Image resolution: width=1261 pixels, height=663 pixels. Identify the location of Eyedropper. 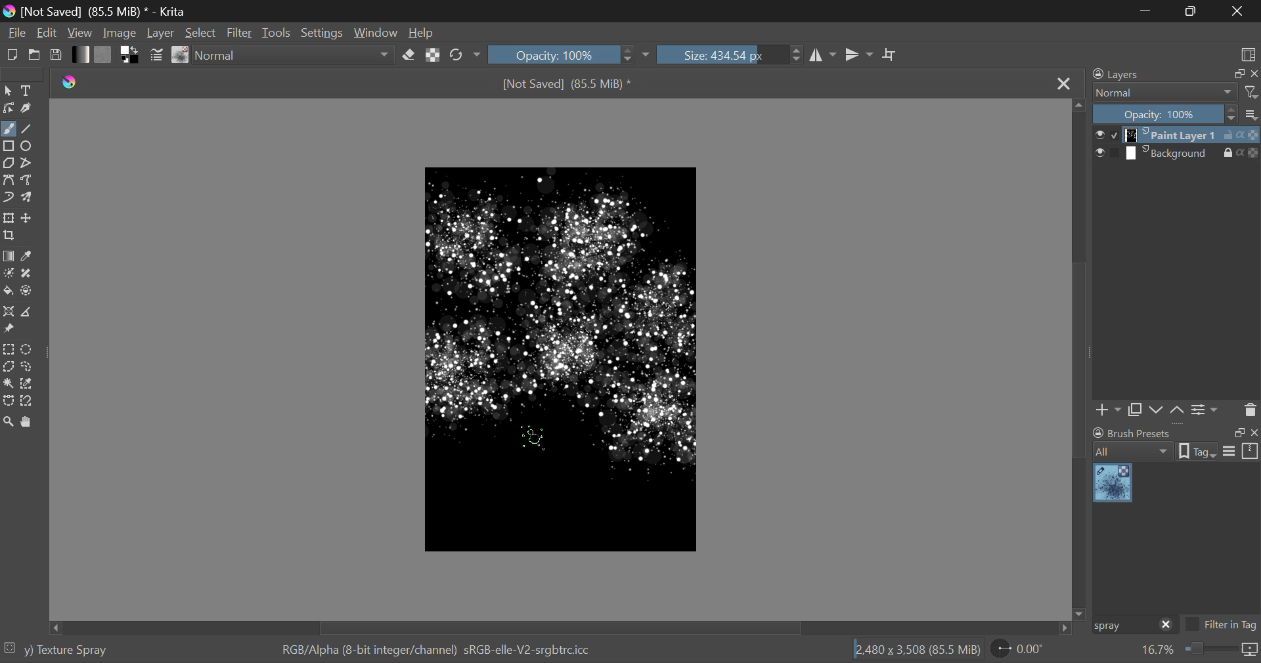
(28, 257).